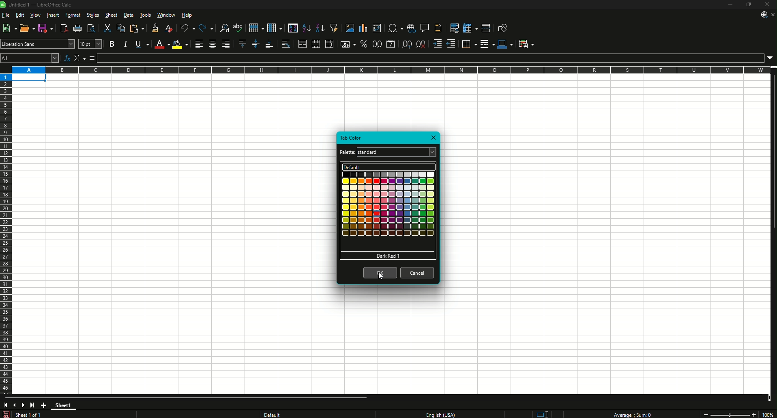  Describe the element at coordinates (334, 28) in the screenshot. I see `Auto Filter` at that location.